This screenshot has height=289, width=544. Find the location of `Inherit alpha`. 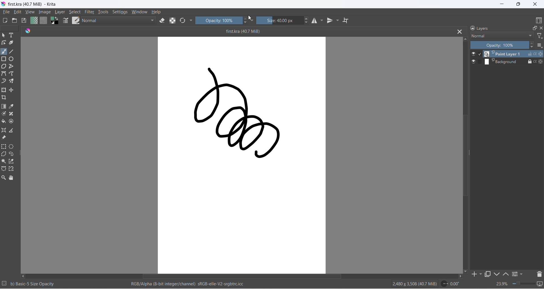

Inherit alpha is located at coordinates (534, 62).